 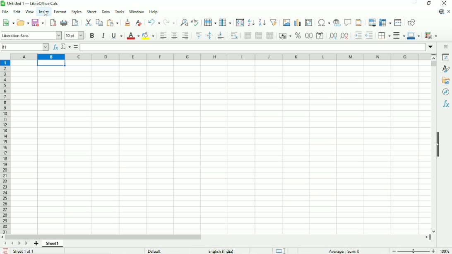 I want to click on Save, so click(x=5, y=251).